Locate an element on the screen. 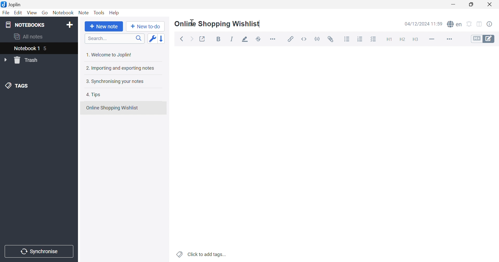 The height and width of the screenshot is (262, 499). Set alarm is located at coordinates (469, 24).